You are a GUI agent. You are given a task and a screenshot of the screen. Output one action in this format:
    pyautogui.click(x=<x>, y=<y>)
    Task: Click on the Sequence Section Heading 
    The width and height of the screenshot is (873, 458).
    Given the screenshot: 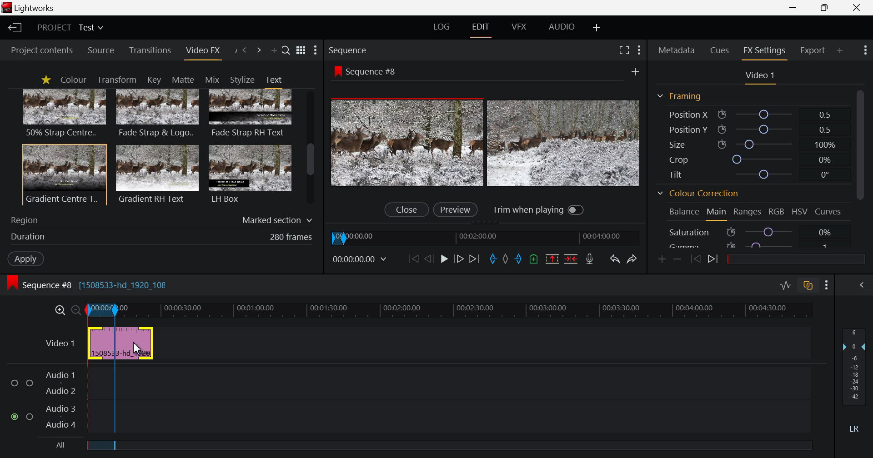 What is the action you would take?
    pyautogui.click(x=386, y=50)
    